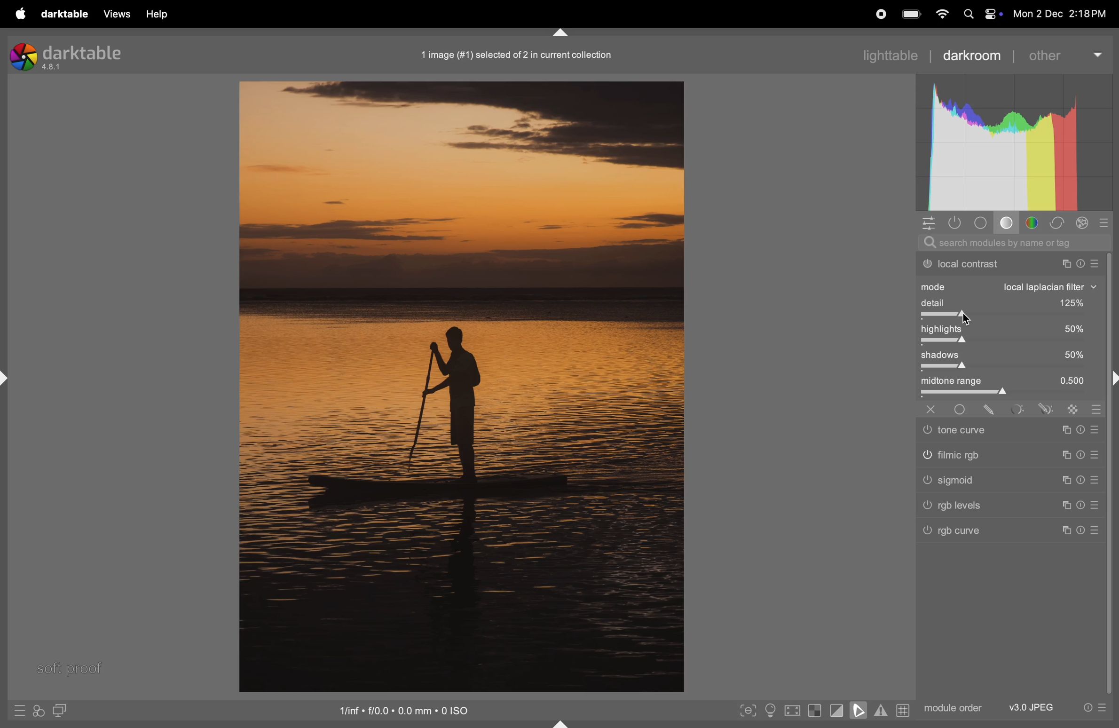 The width and height of the screenshot is (1119, 728). What do you see at coordinates (881, 712) in the screenshot?
I see `toggle gamut checking` at bounding box center [881, 712].